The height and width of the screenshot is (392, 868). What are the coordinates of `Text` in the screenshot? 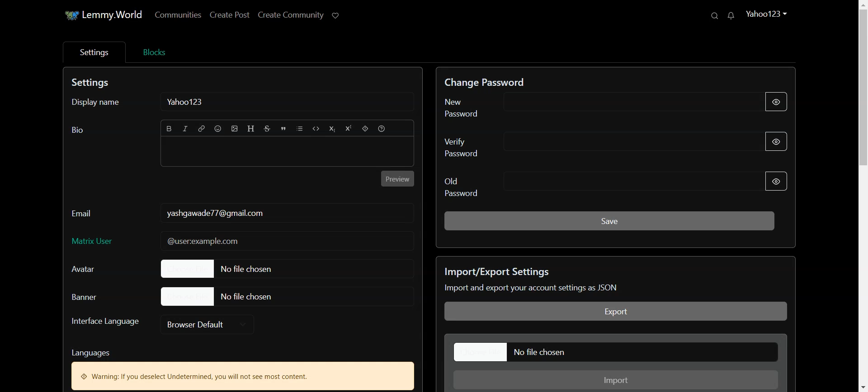 It's located at (214, 213).